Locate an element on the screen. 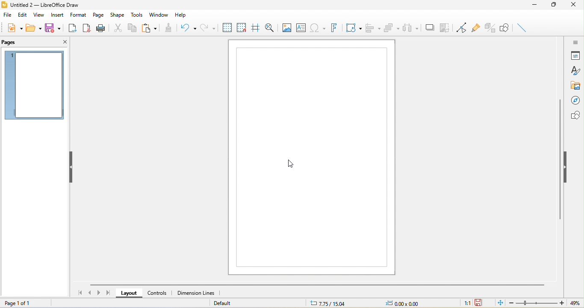  undo is located at coordinates (186, 28).